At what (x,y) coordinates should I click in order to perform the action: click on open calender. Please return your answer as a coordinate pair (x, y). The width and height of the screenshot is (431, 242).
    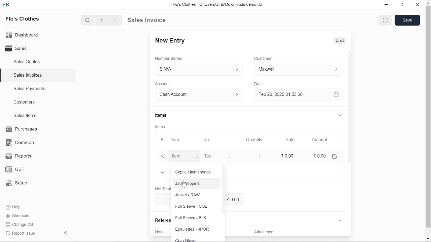
    Looking at the image, I should click on (339, 94).